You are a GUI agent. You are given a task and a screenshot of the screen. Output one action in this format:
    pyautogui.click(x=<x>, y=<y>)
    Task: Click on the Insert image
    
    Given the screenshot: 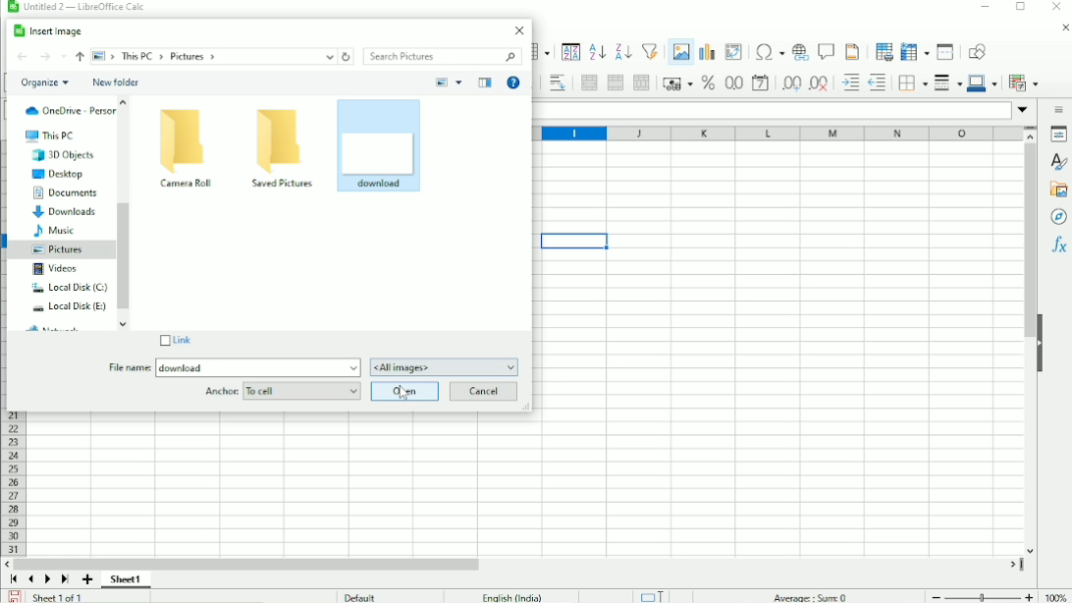 What is the action you would take?
    pyautogui.click(x=678, y=55)
    